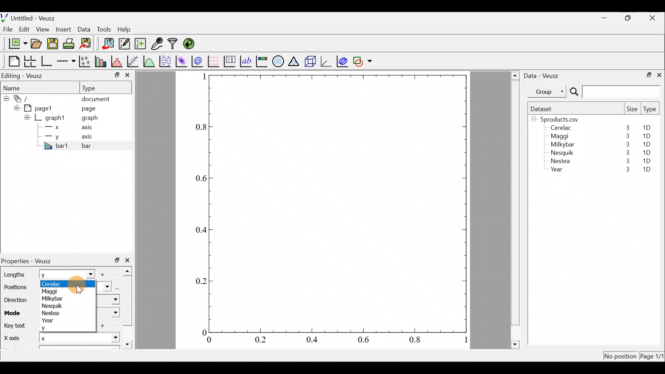  I want to click on 0, so click(209, 341).